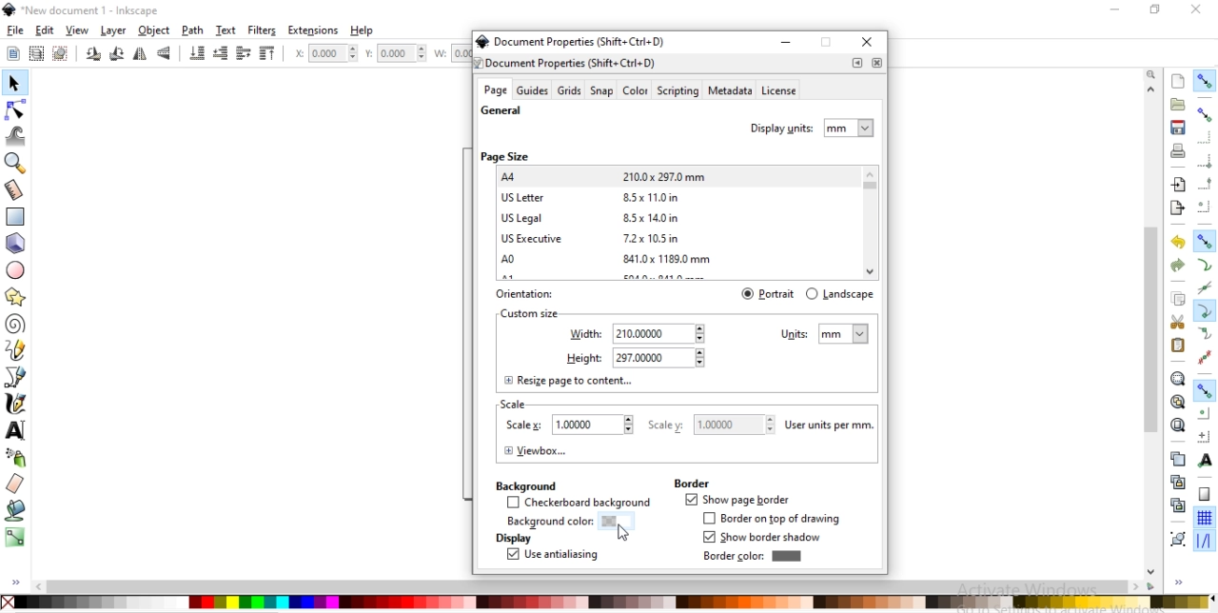 The width and height of the screenshot is (1218, 613). What do you see at coordinates (1177, 425) in the screenshot?
I see `zoom to fit page` at bounding box center [1177, 425].